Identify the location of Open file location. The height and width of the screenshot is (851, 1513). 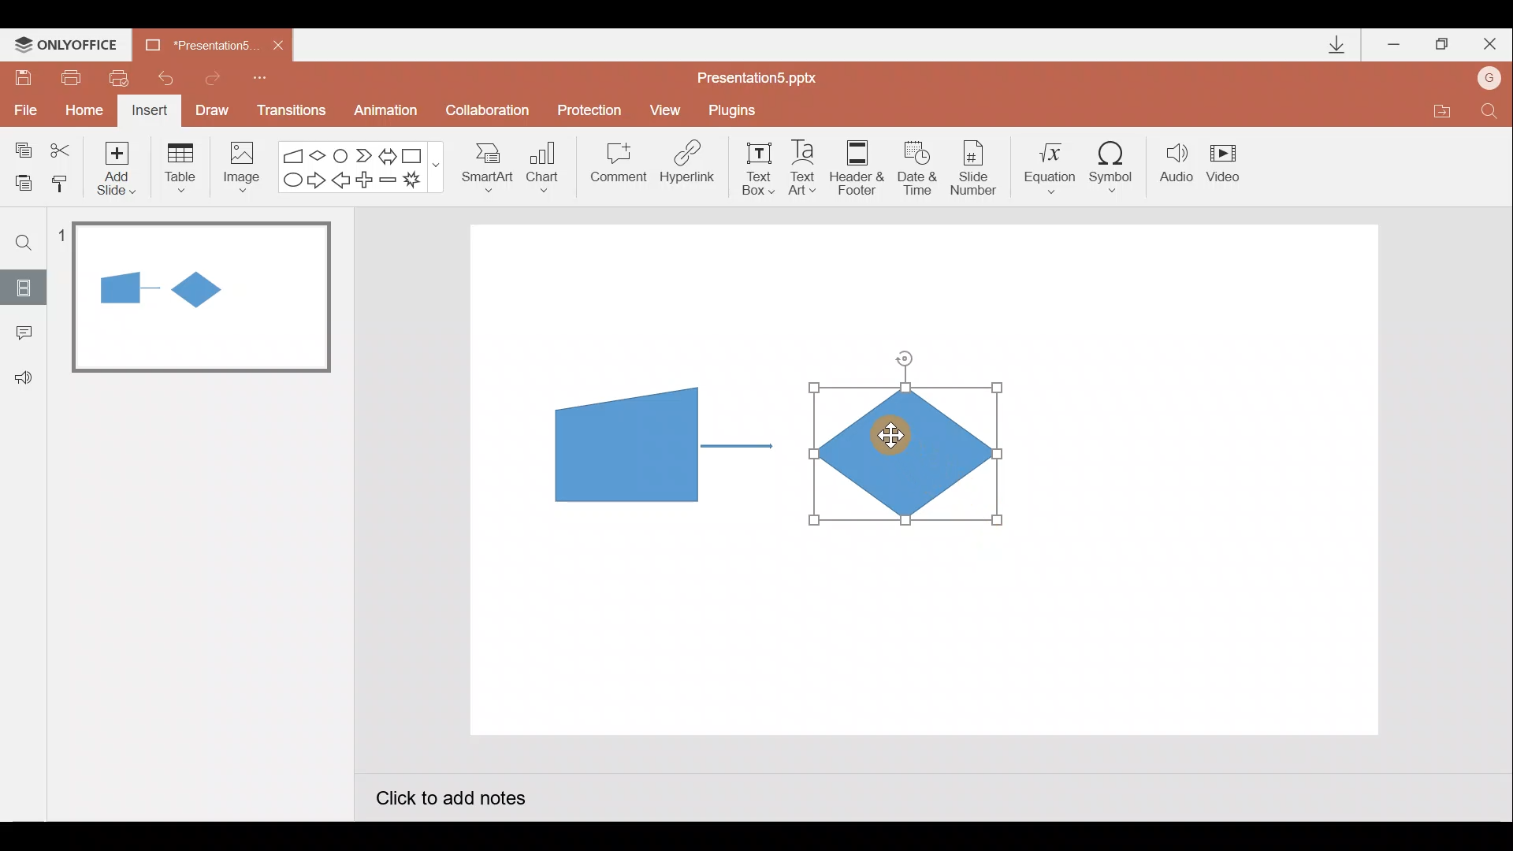
(1441, 113).